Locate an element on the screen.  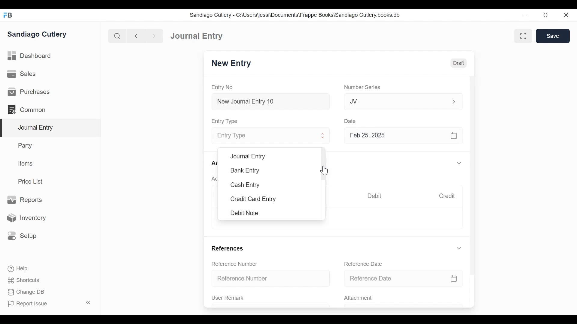
Expand is located at coordinates (459, 163).